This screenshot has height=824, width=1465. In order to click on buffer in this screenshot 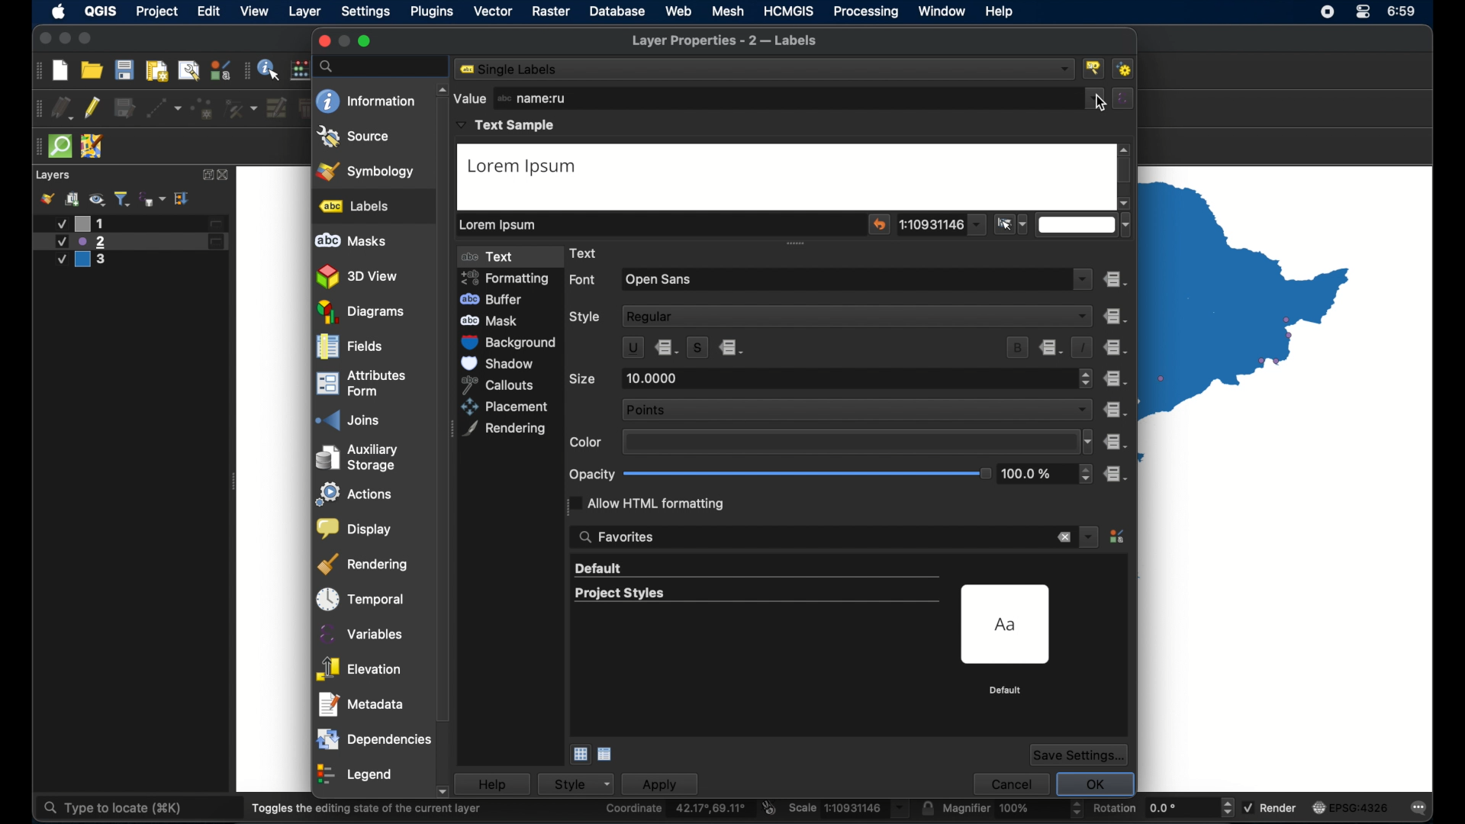, I will do `click(494, 299)`.